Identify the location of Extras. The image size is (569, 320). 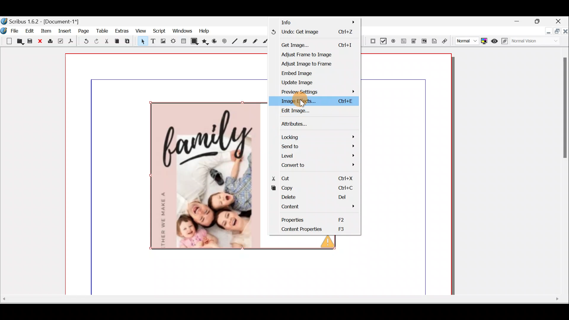
(122, 31).